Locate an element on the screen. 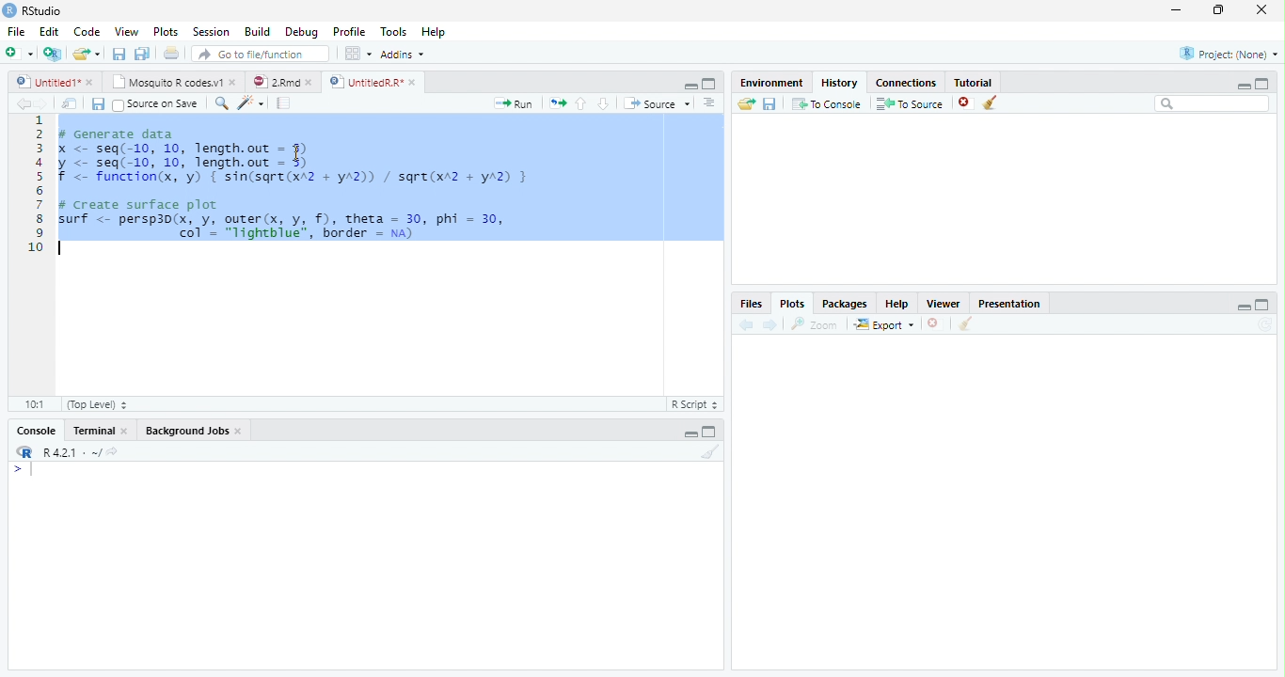  Tools is located at coordinates (391, 30).